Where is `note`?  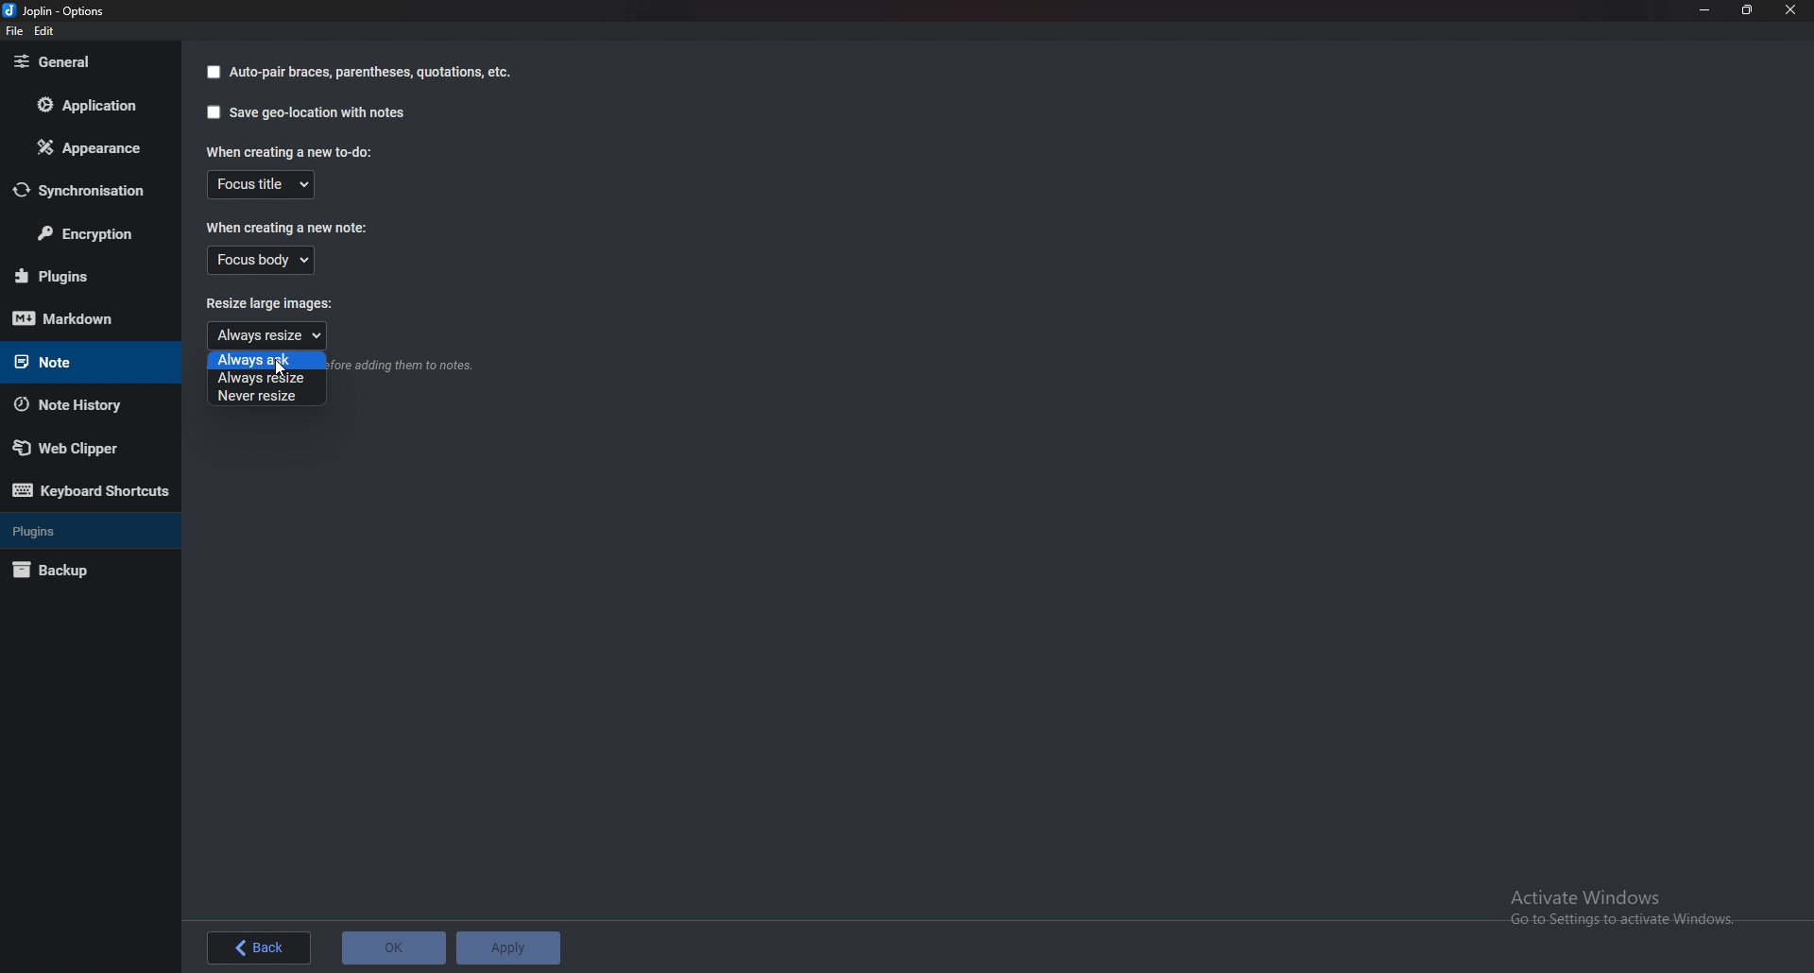 note is located at coordinates (77, 360).